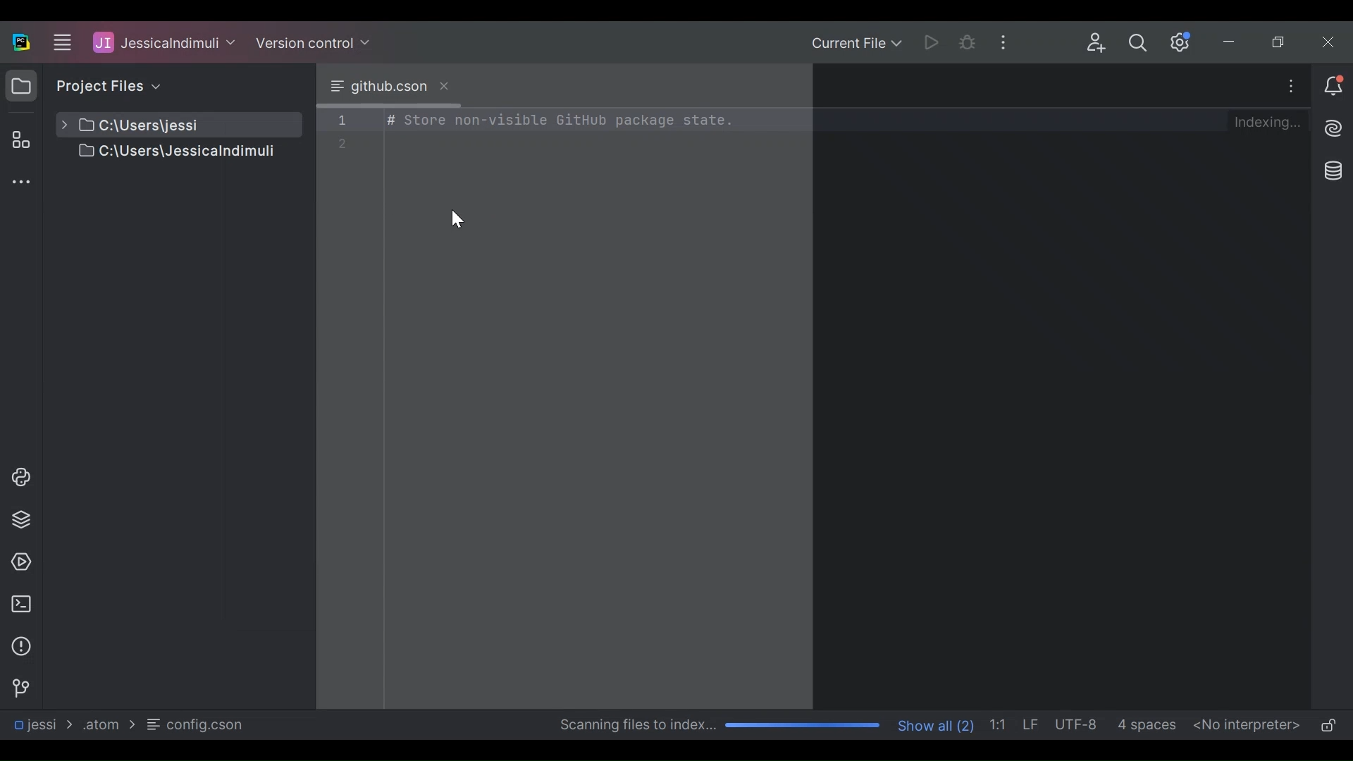 Image resolution: width=1353 pixels, height=761 pixels. I want to click on No interpreters, so click(1247, 724).